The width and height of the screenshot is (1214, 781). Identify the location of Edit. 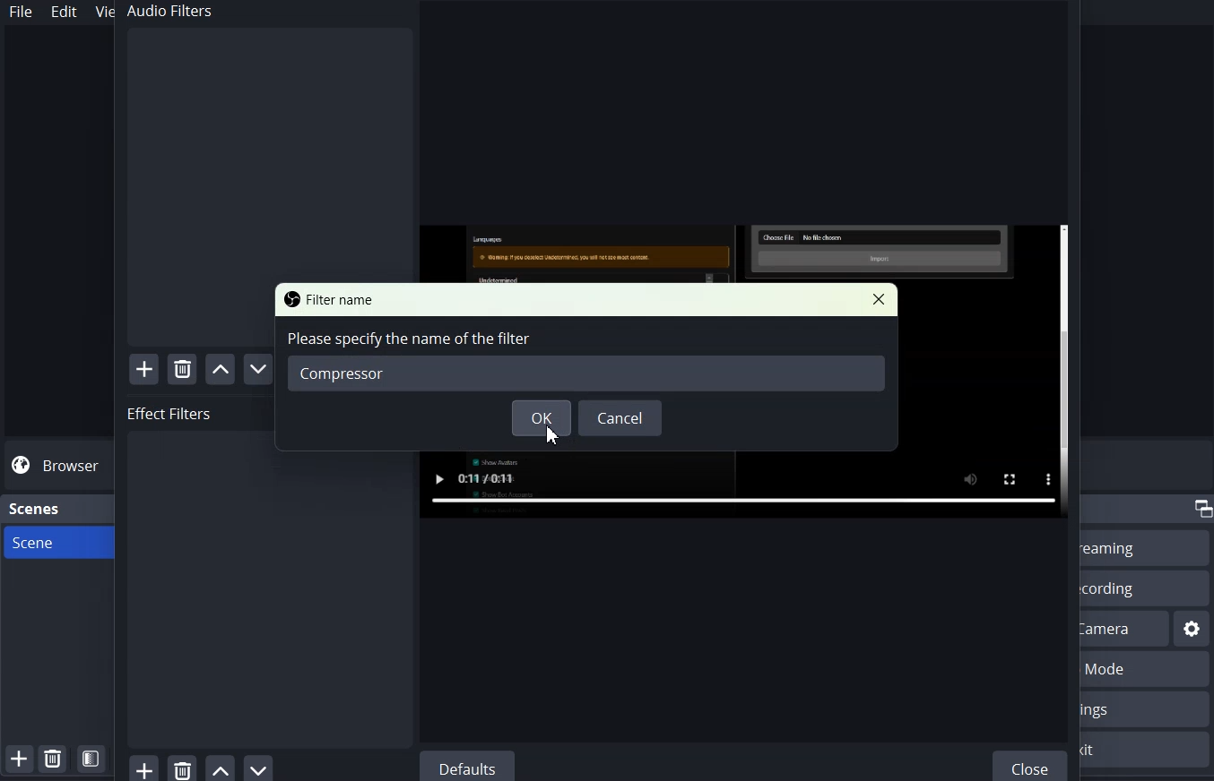
(65, 12).